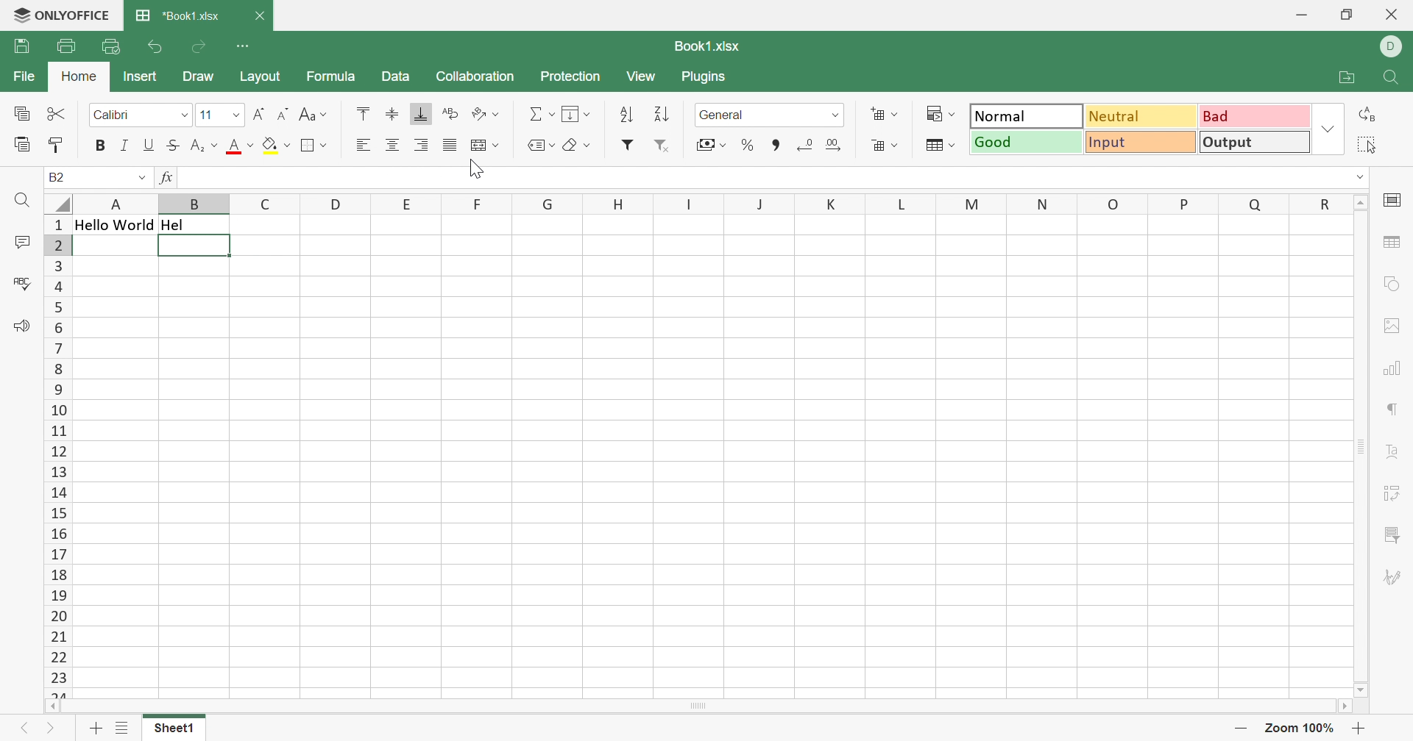 Image resolution: width=1413 pixels, height=741 pixels. What do you see at coordinates (1301, 16) in the screenshot?
I see `Minimize` at bounding box center [1301, 16].